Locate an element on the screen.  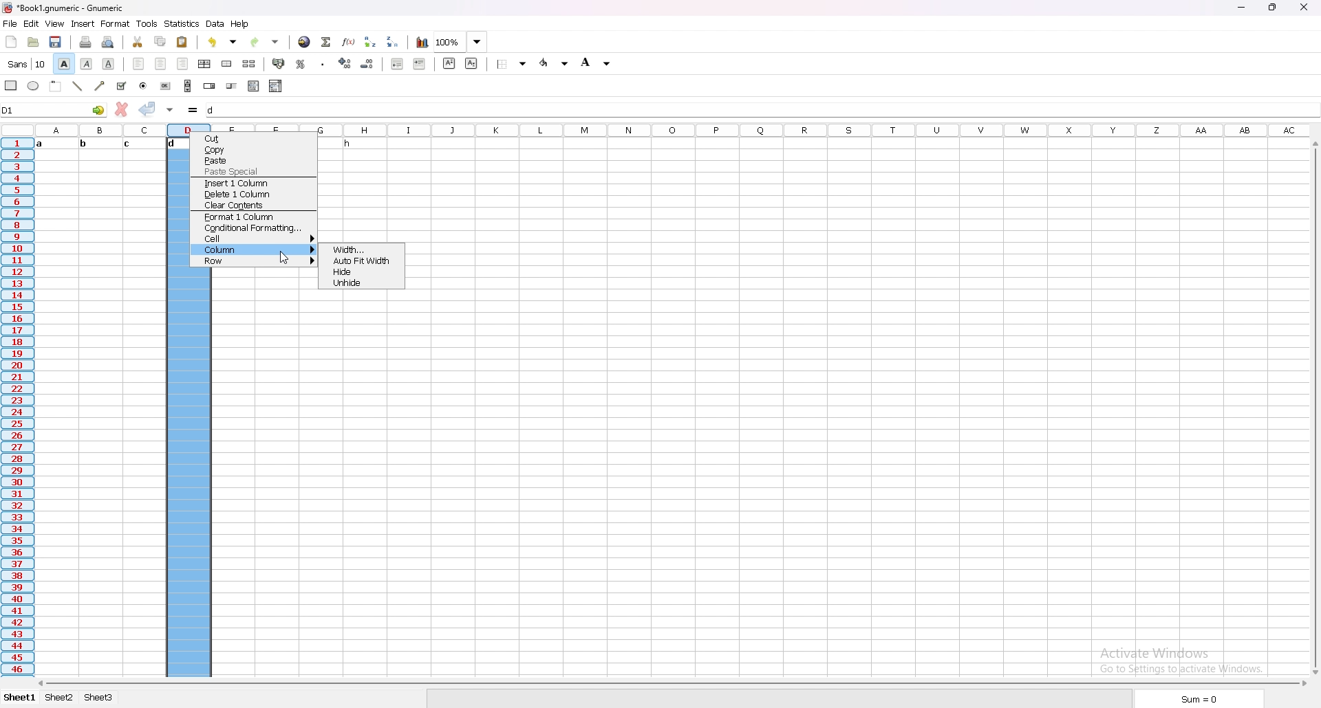
sheet 3 is located at coordinates (99, 698).